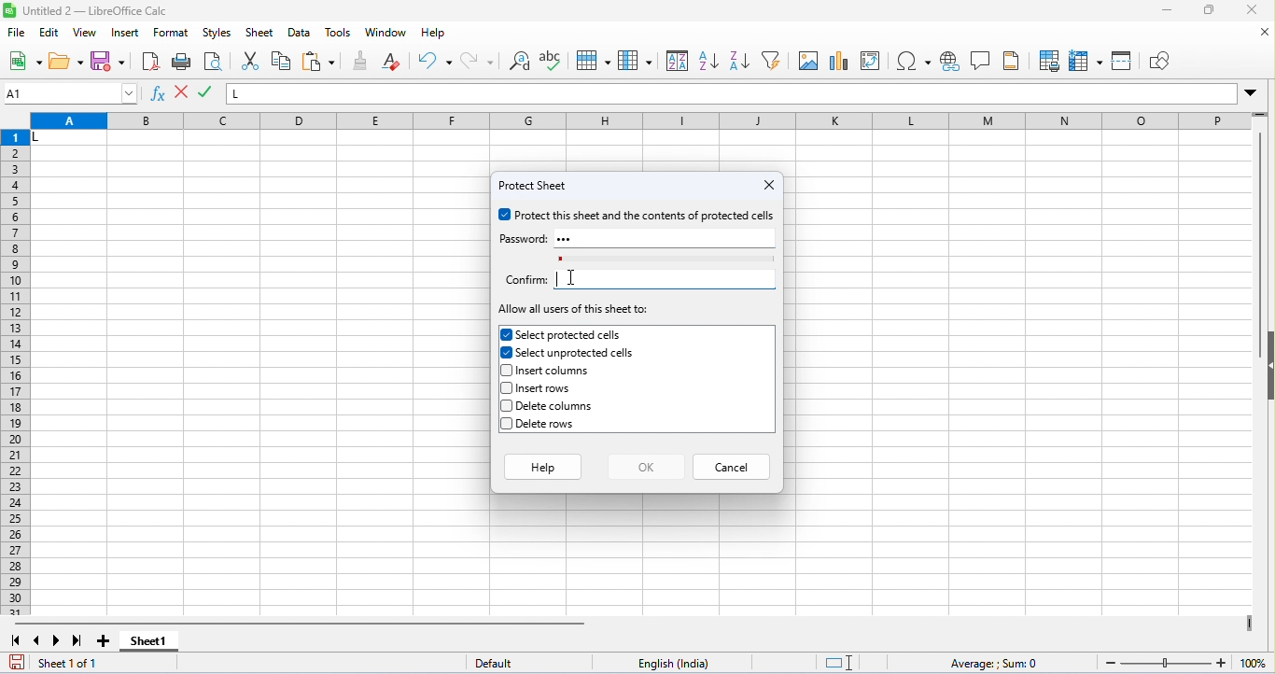  Describe the element at coordinates (182, 63) in the screenshot. I see `print` at that location.